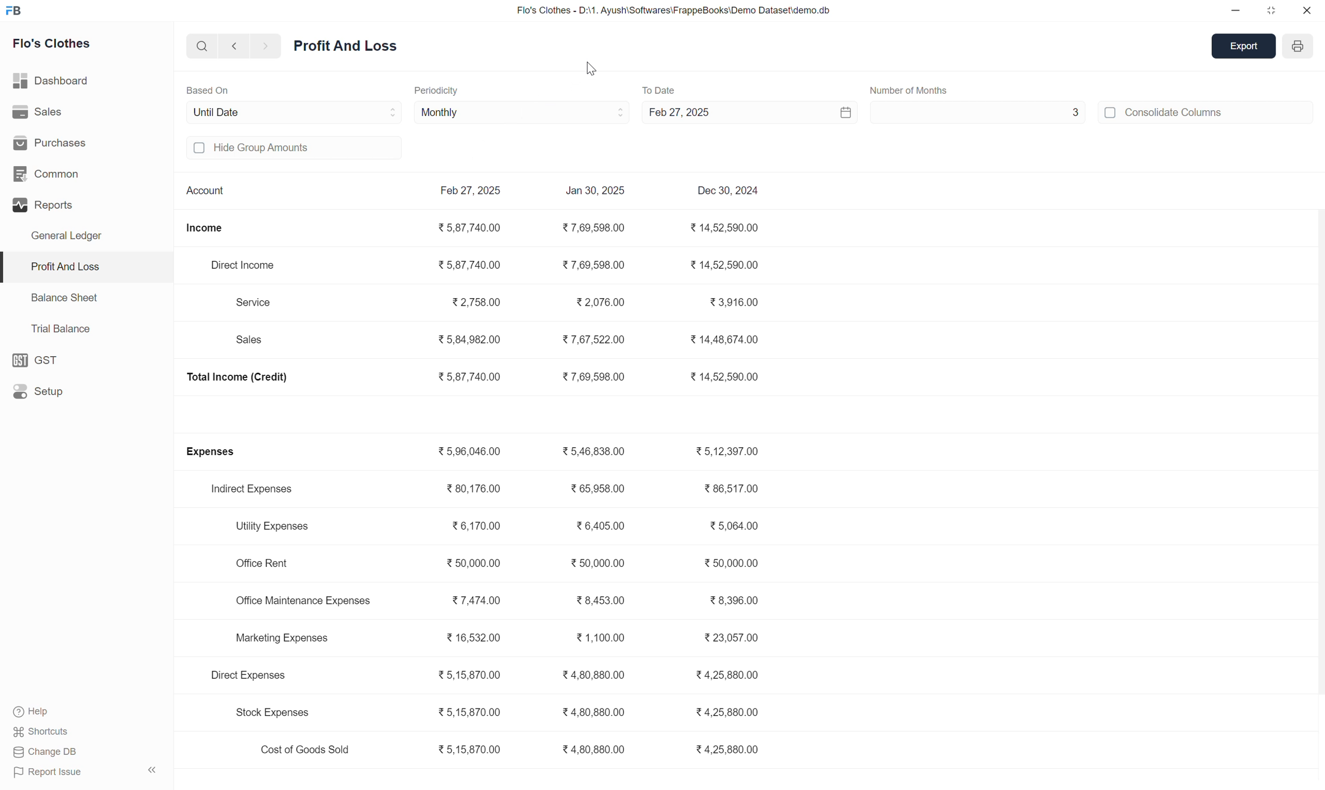 This screenshot has width=1325, height=790. What do you see at coordinates (588, 341) in the screenshot?
I see `₹7,67,522.00` at bounding box center [588, 341].